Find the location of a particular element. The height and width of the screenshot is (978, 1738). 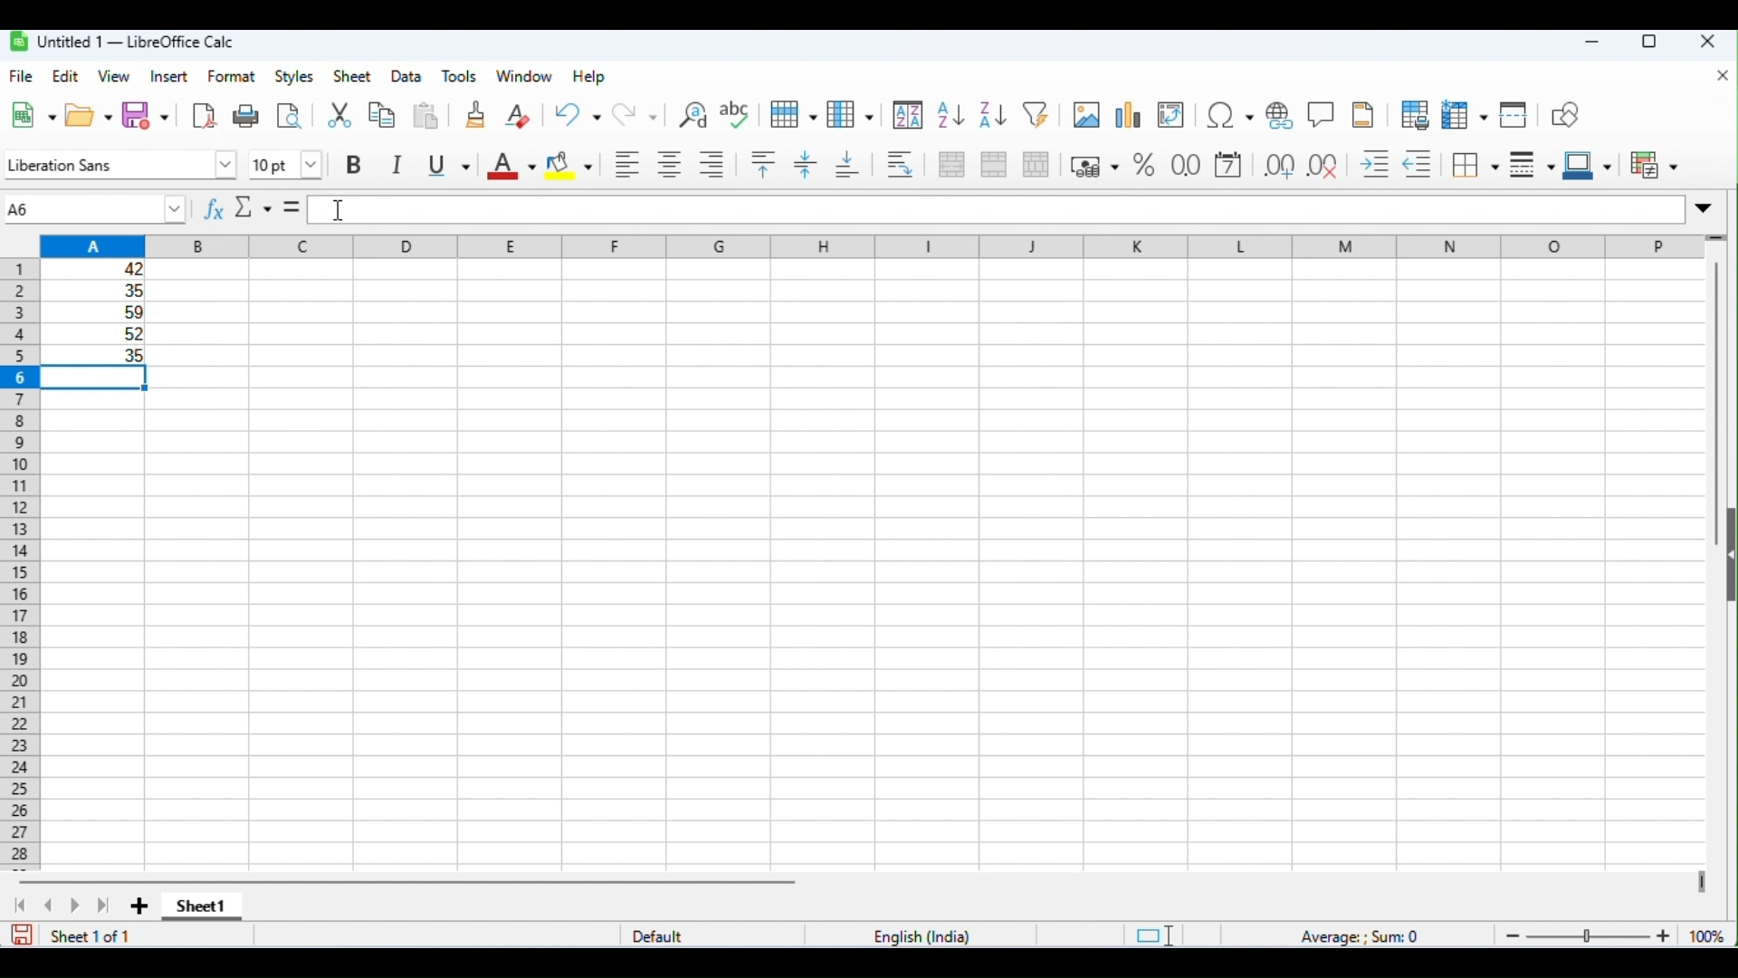

column is located at coordinates (848, 114).